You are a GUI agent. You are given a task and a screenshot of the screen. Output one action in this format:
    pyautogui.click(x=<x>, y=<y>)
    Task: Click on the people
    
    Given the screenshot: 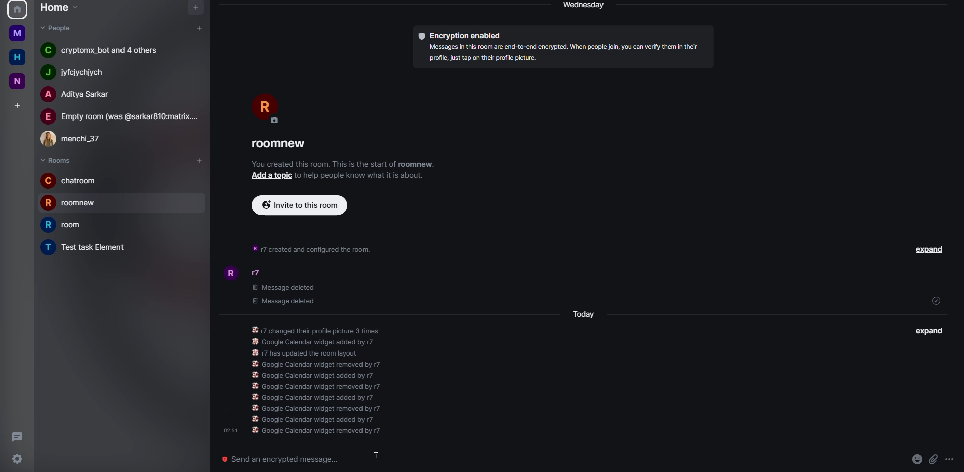 What is the action you would take?
    pyautogui.click(x=83, y=72)
    